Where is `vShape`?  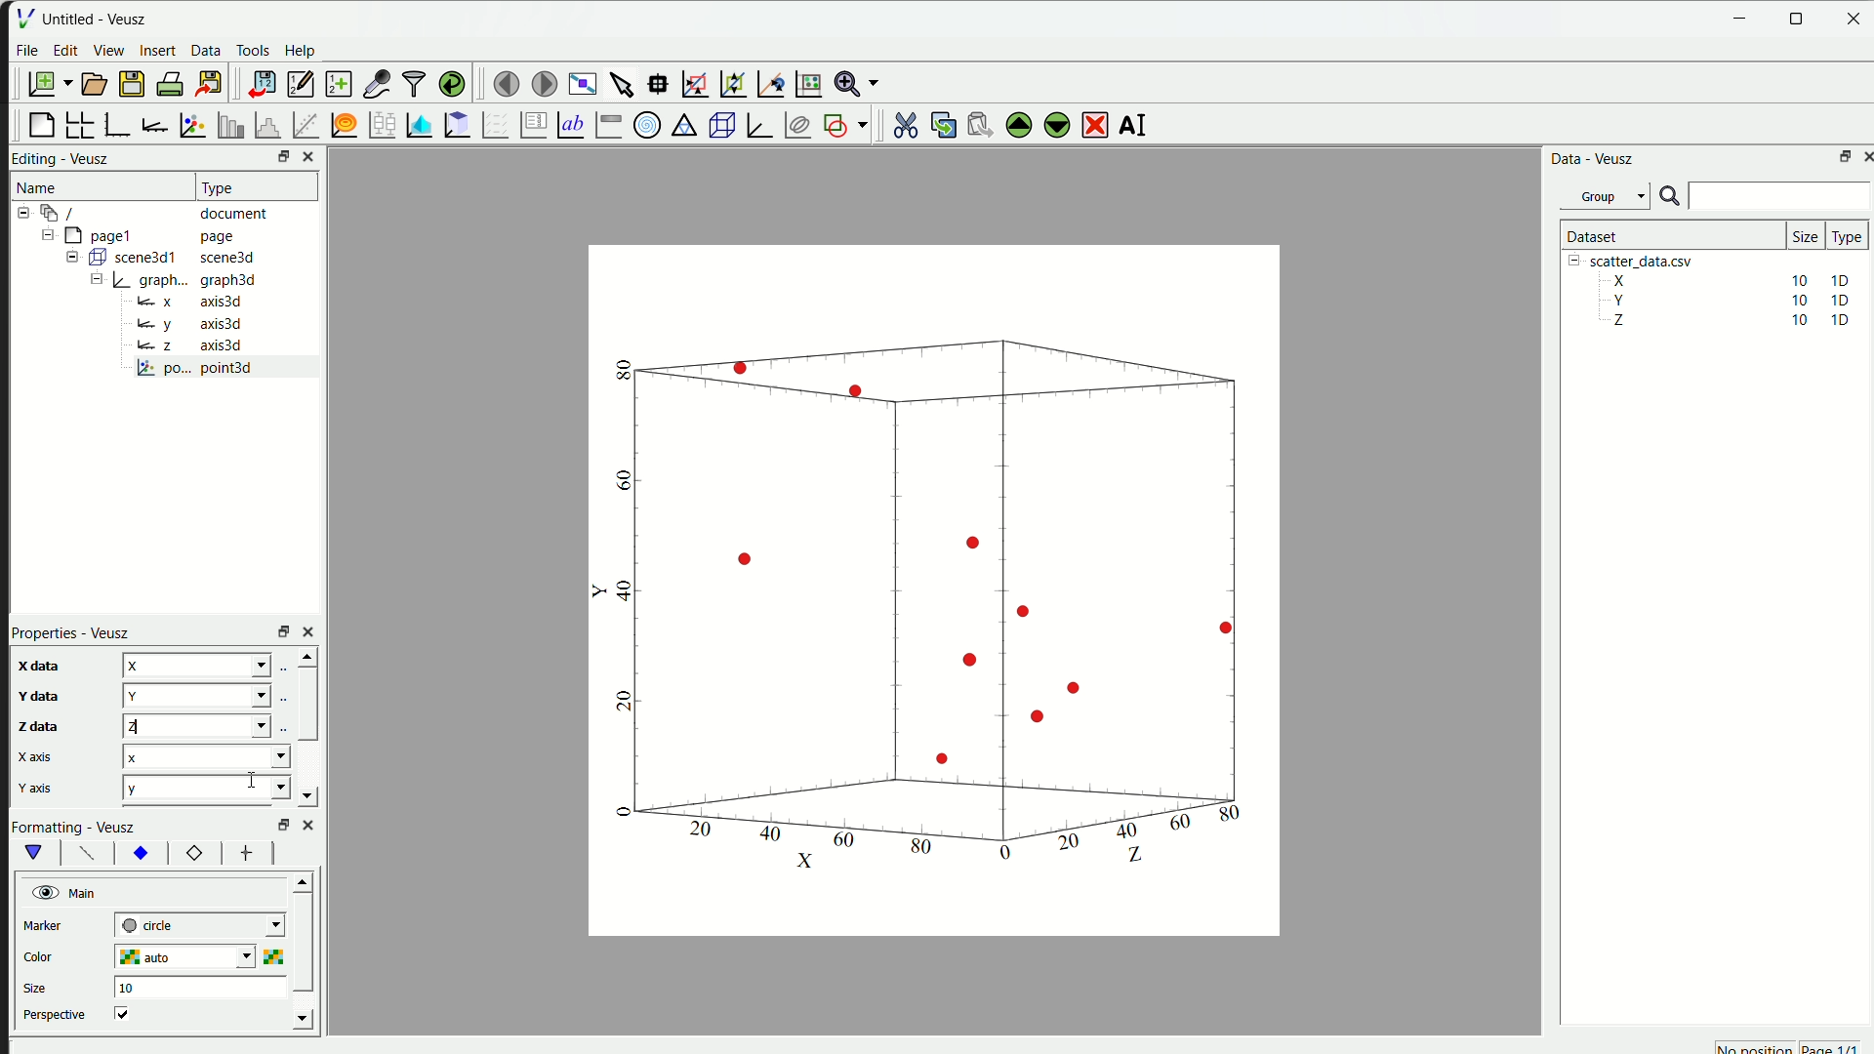
vShape is located at coordinates (35, 853).